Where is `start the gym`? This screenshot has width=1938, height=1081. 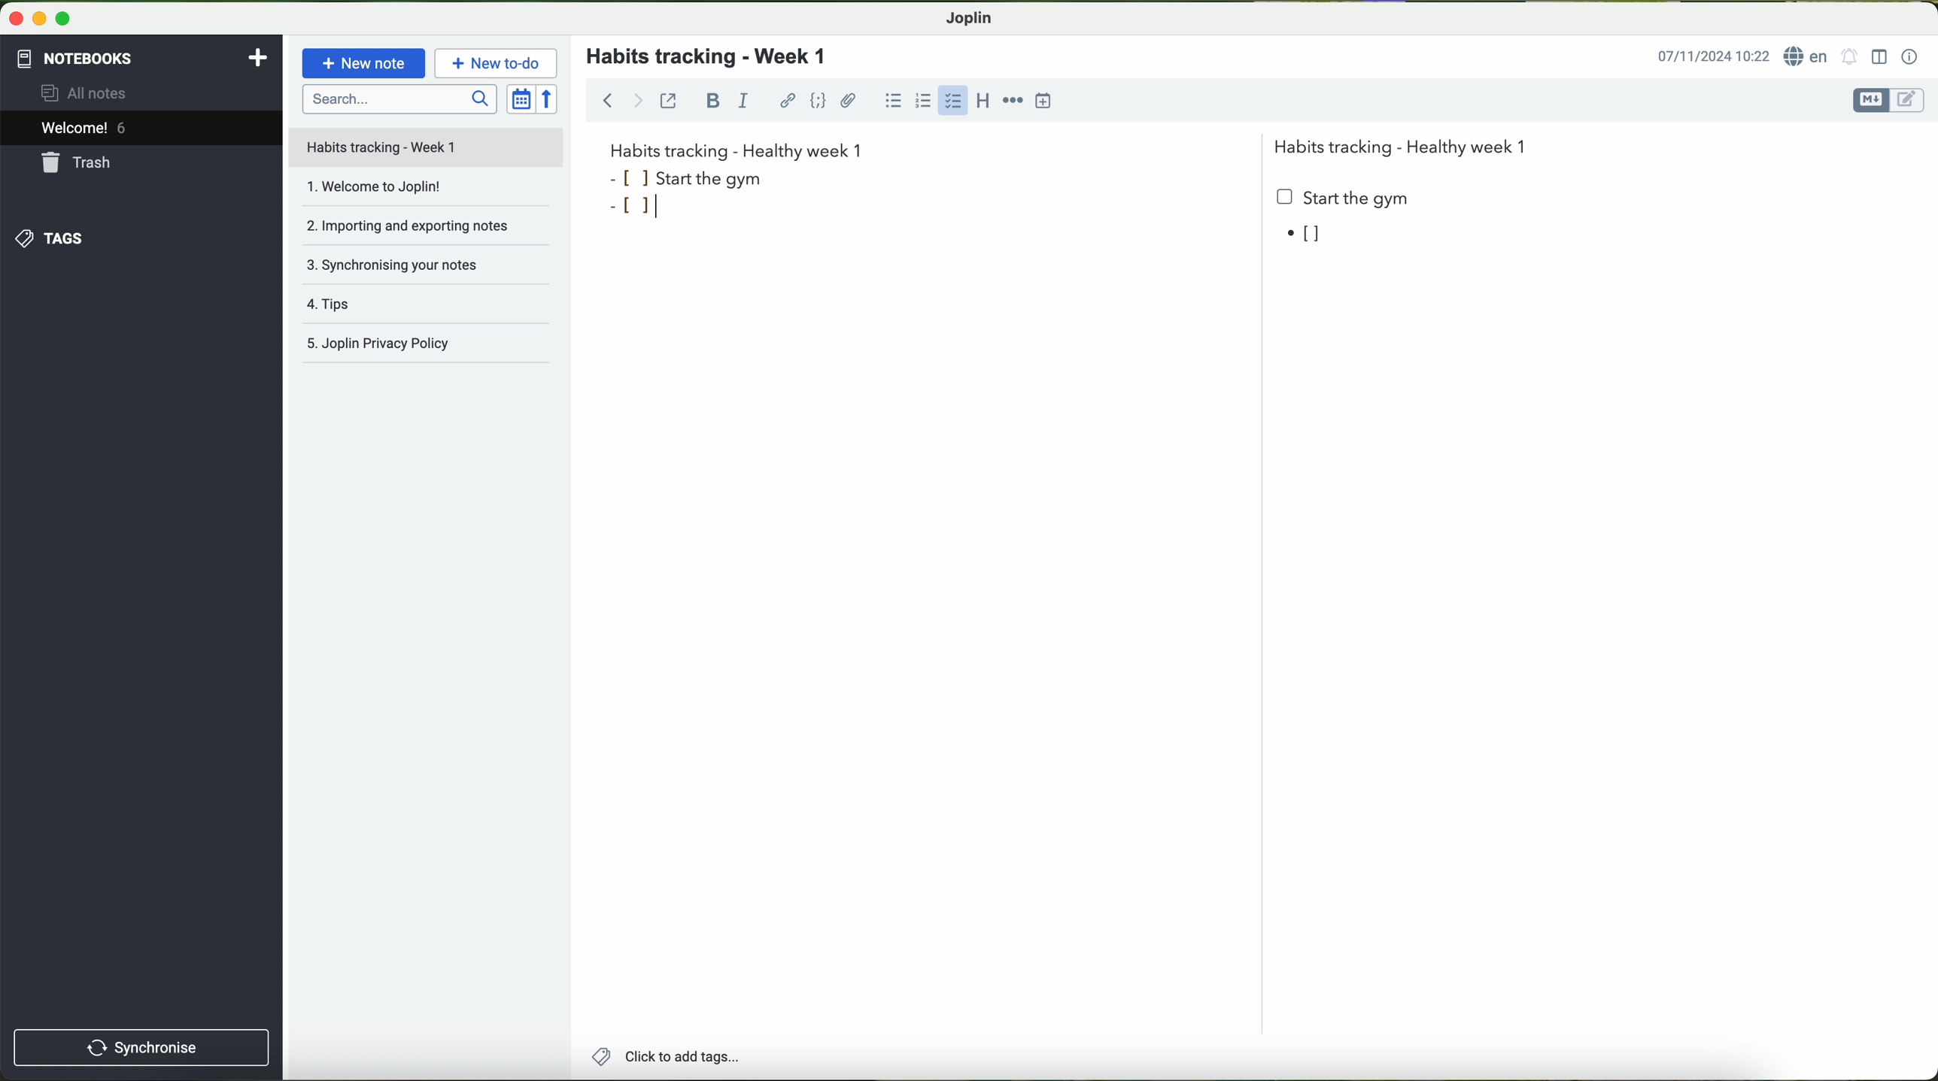 start the gym is located at coordinates (689, 177).